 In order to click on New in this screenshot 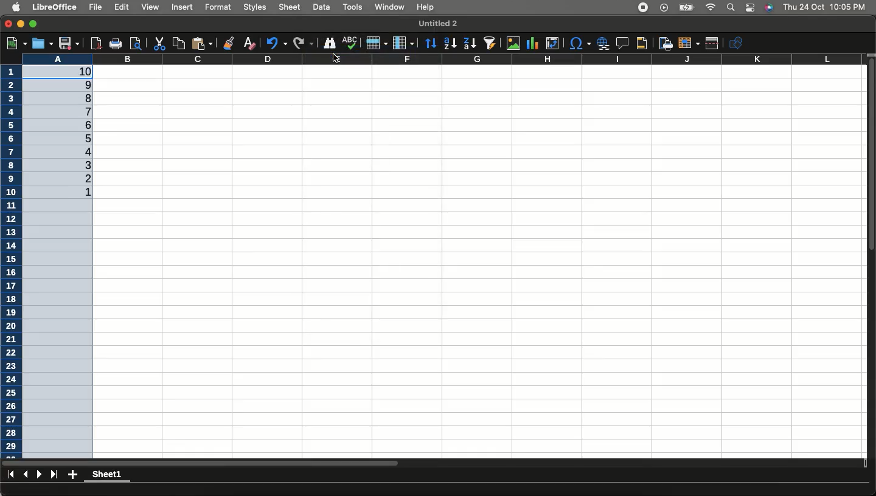, I will do `click(15, 42)`.